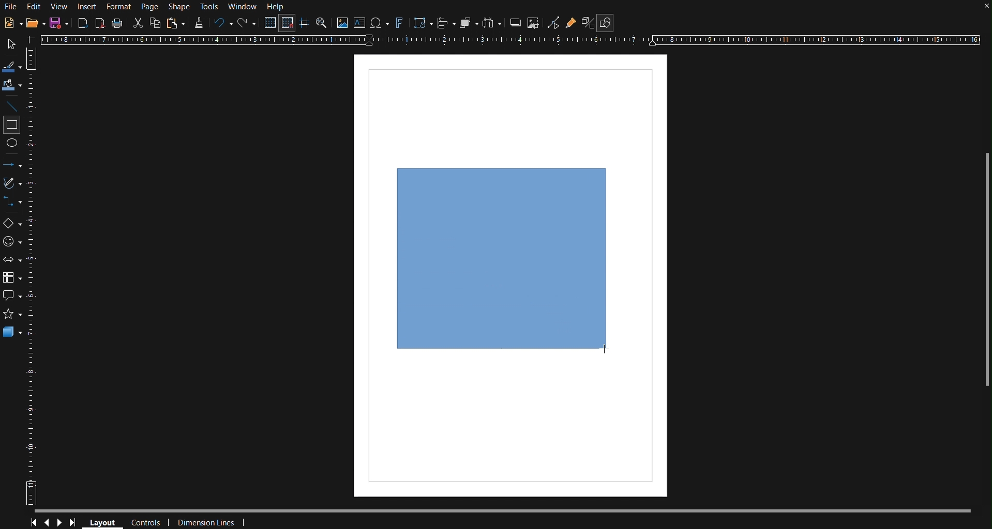 The image size is (992, 529). I want to click on Save, so click(59, 23).